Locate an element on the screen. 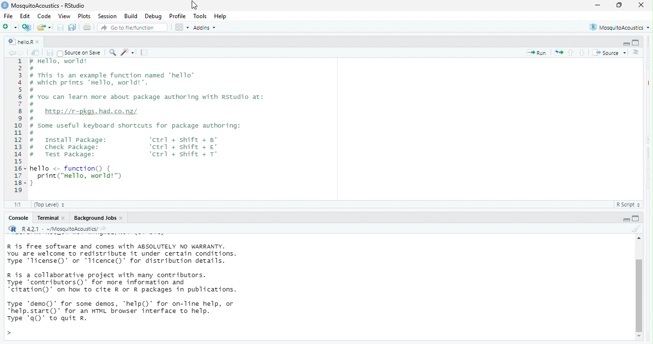 This screenshot has height=344, width=653.  Source on Save is located at coordinates (79, 53).